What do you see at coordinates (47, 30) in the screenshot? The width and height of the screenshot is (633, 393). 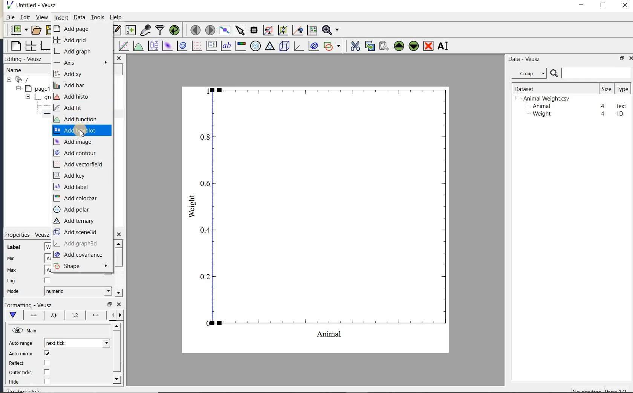 I see `save the document` at bounding box center [47, 30].